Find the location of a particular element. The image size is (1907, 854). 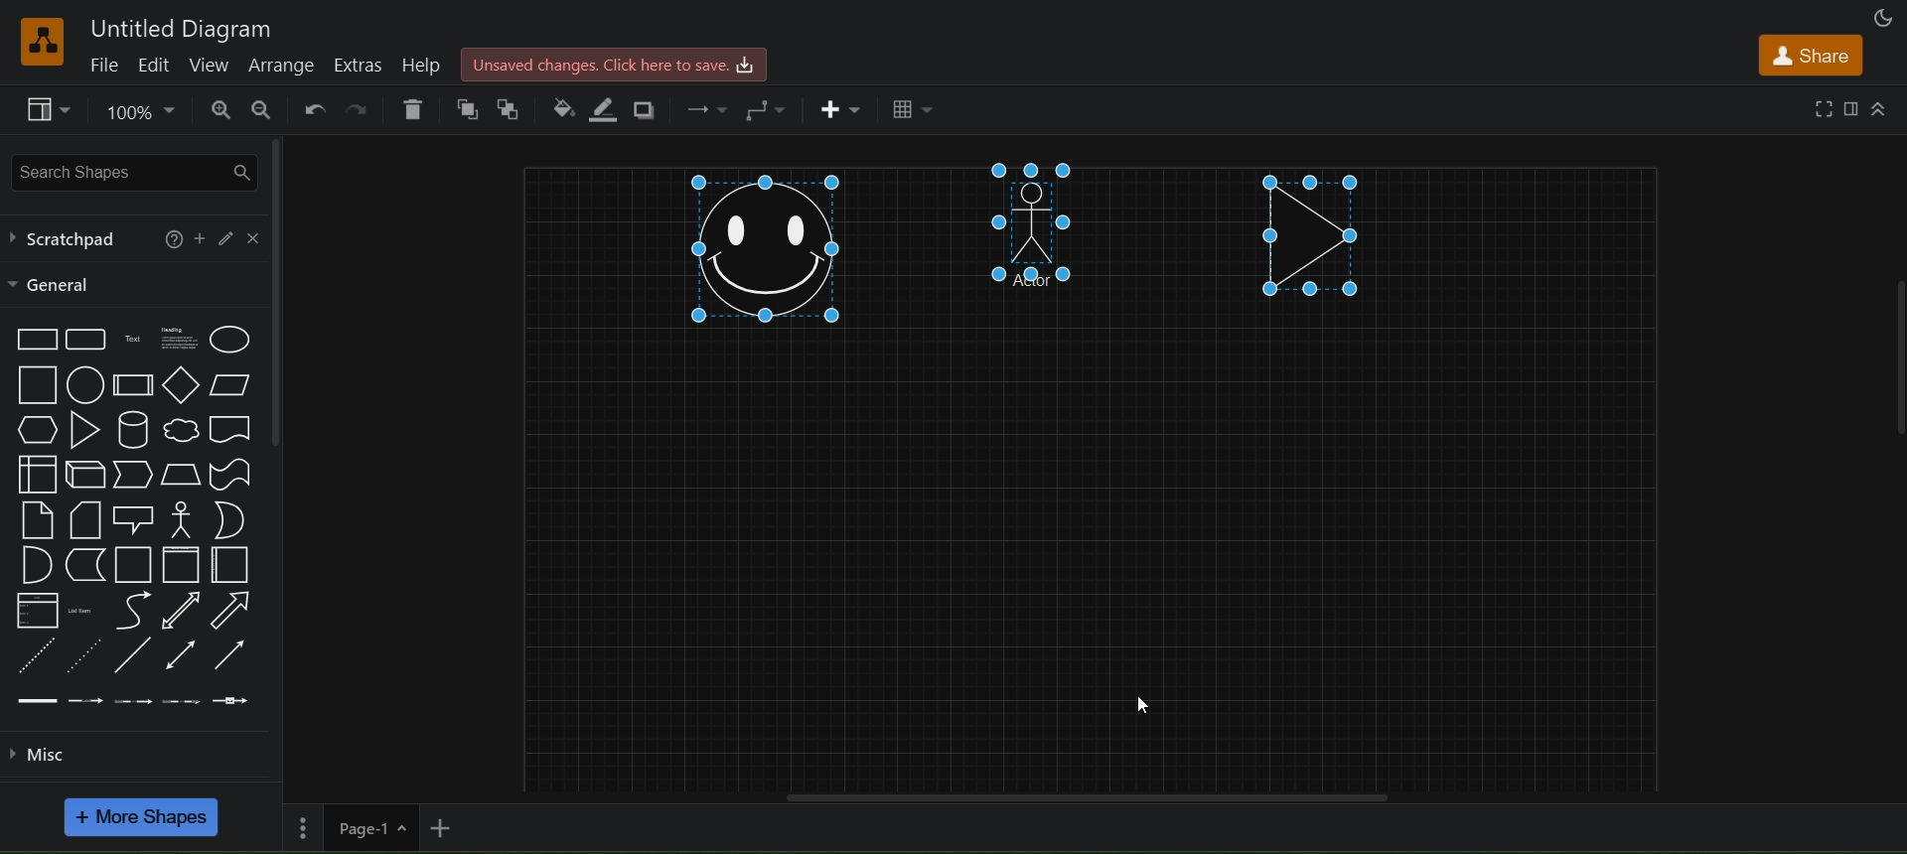

diamond is located at coordinates (177, 385).